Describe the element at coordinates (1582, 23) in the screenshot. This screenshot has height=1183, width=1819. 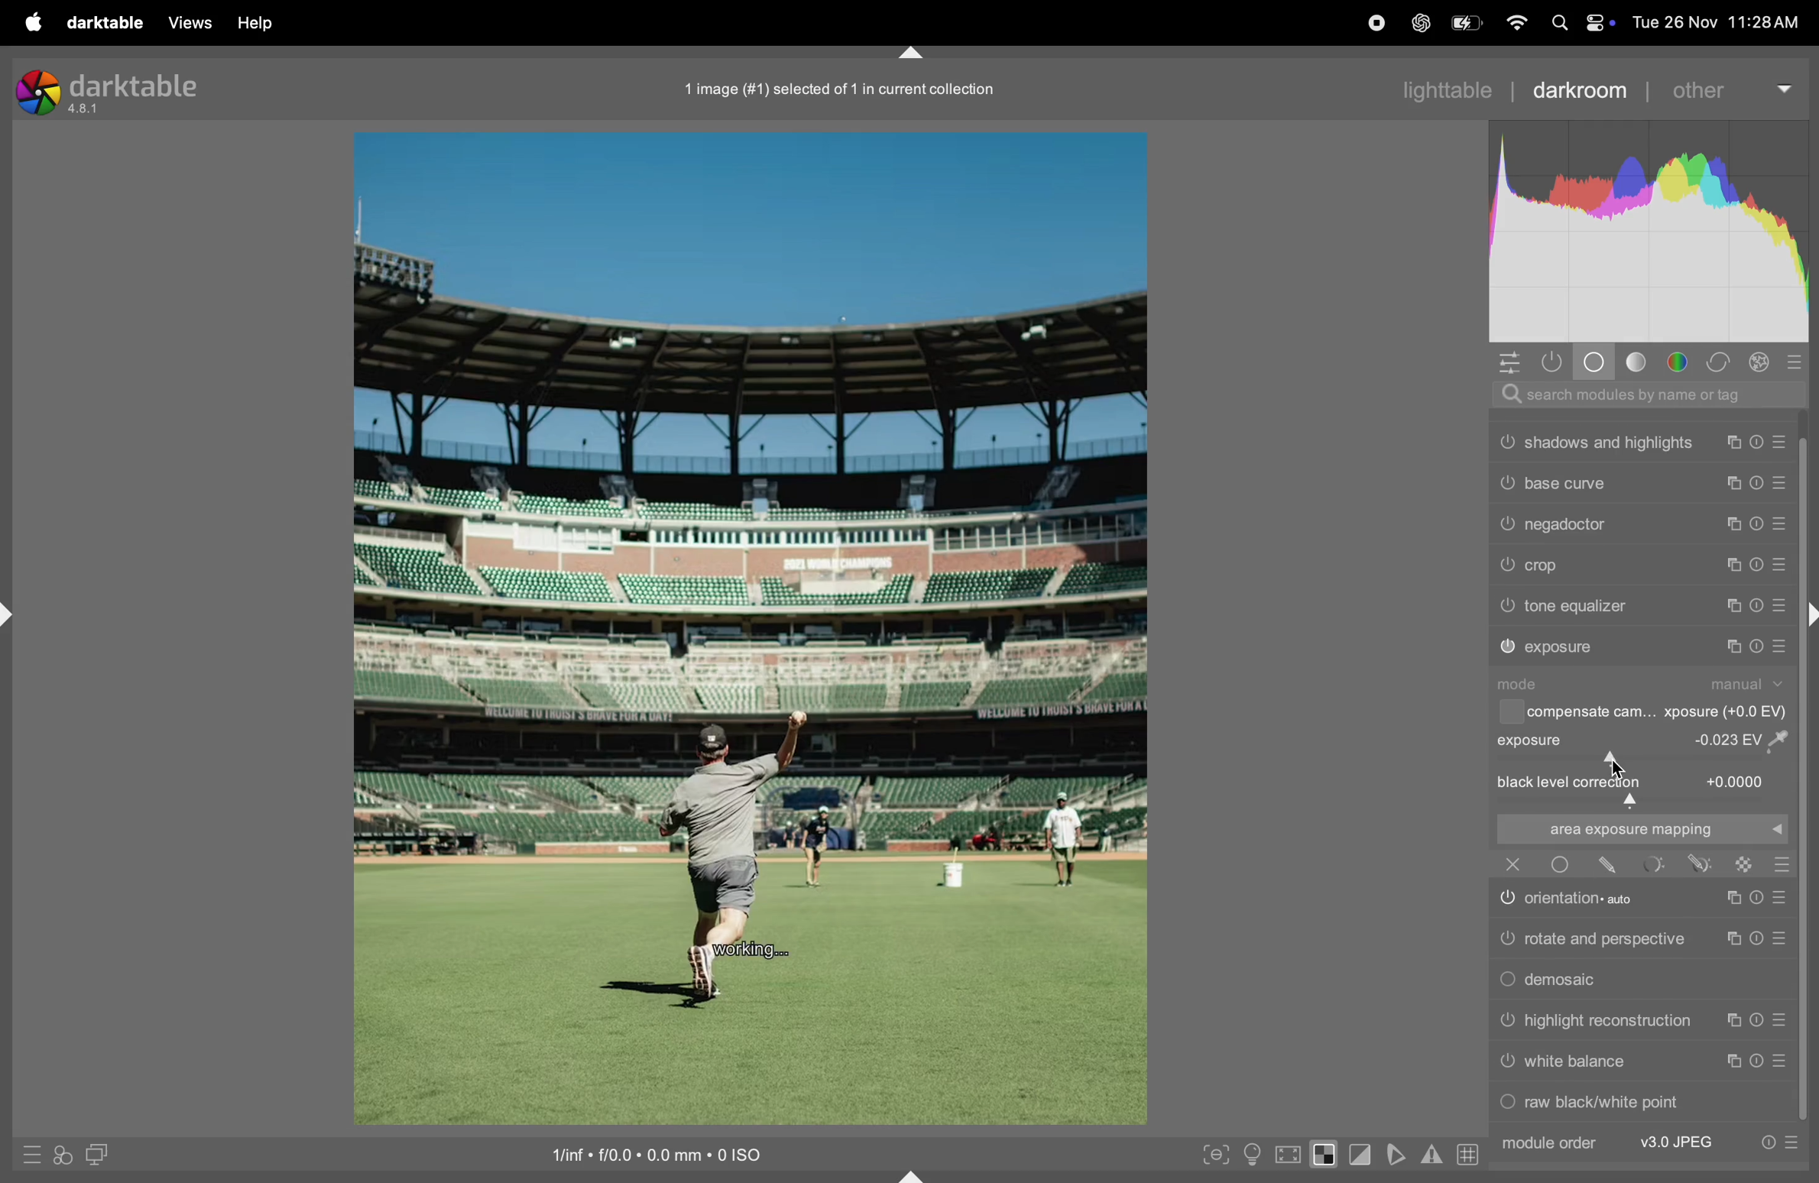
I see `apple widgets` at that location.